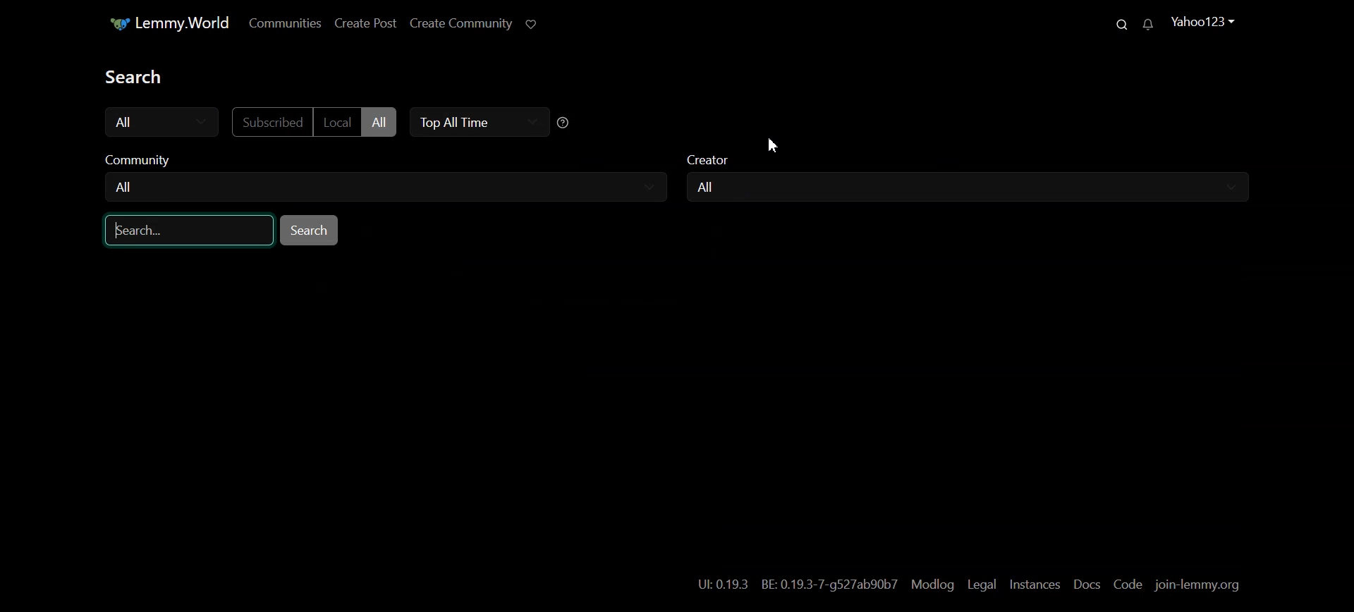  I want to click on Hyperlink, so click(797, 585).